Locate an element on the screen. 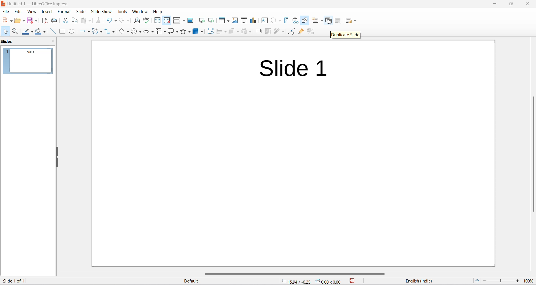 The height and width of the screenshot is (285, 536). snap to grid is located at coordinates (167, 21).